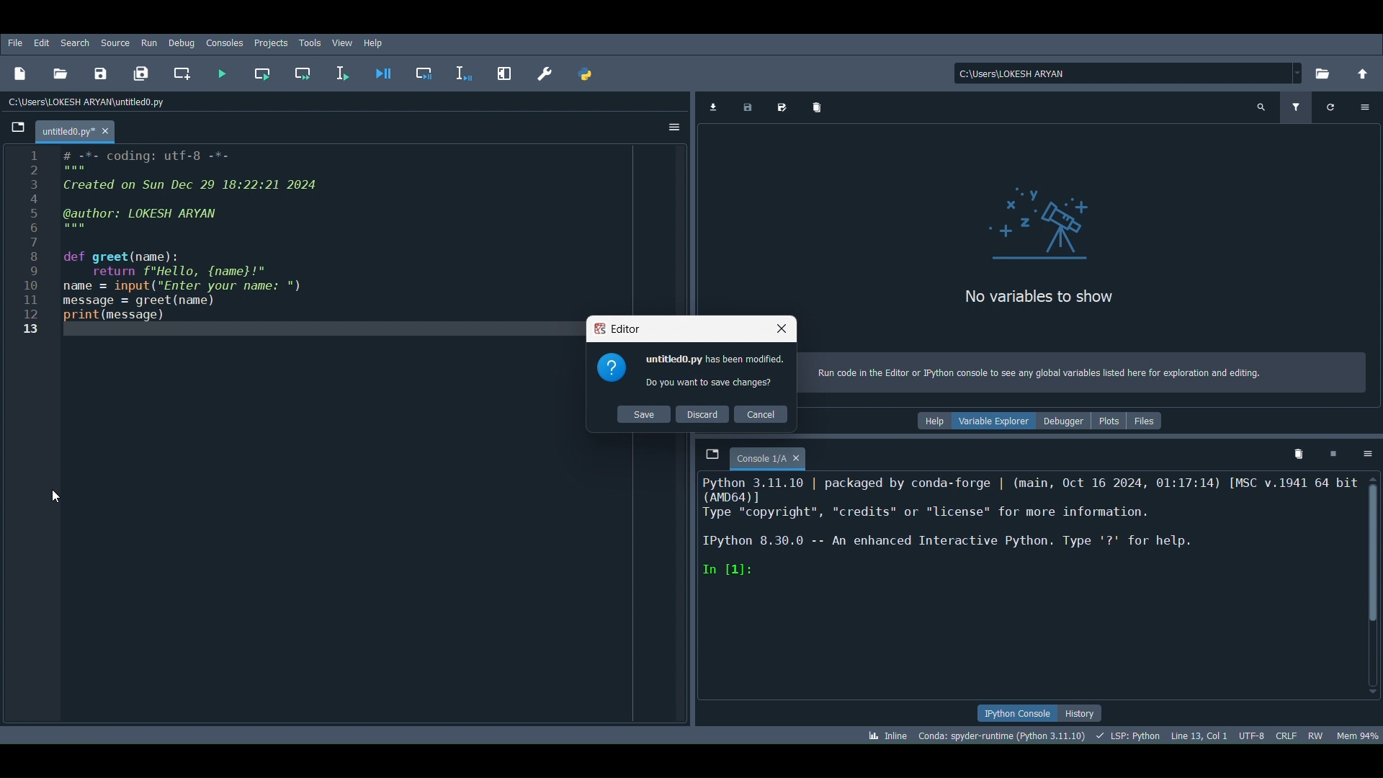 Image resolution: width=1383 pixels, height=778 pixels. I want to click on Create new cell at the current line (Ctrl + 2), so click(182, 72).